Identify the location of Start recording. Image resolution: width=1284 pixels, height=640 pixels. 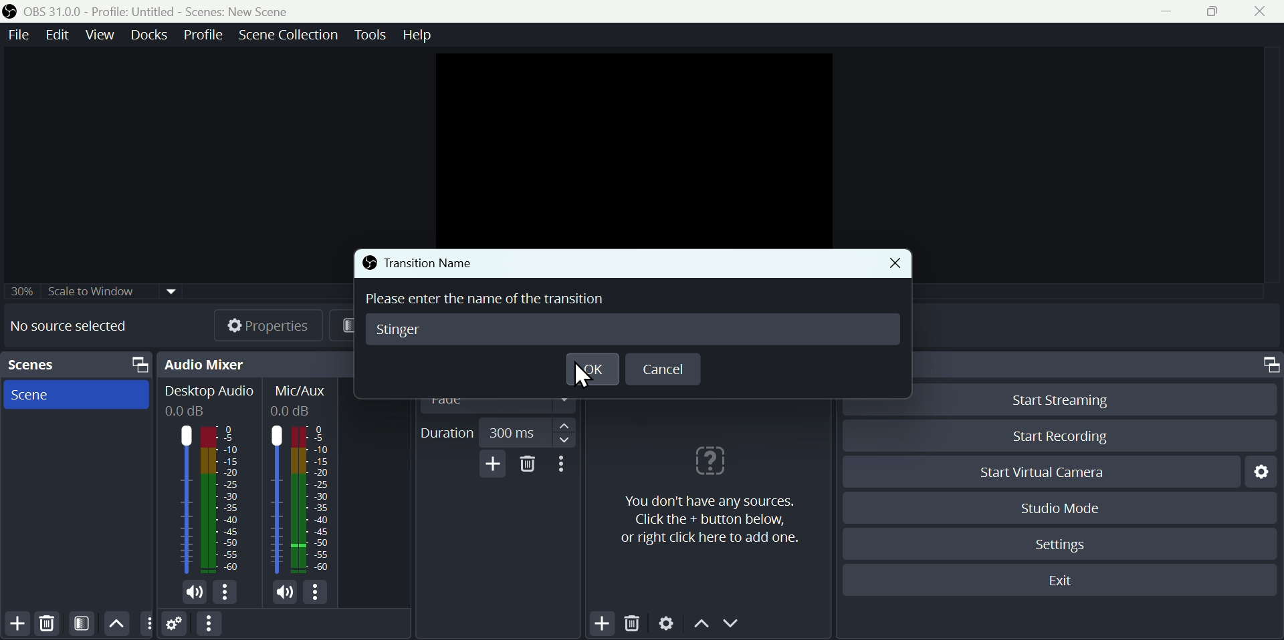
(1057, 438).